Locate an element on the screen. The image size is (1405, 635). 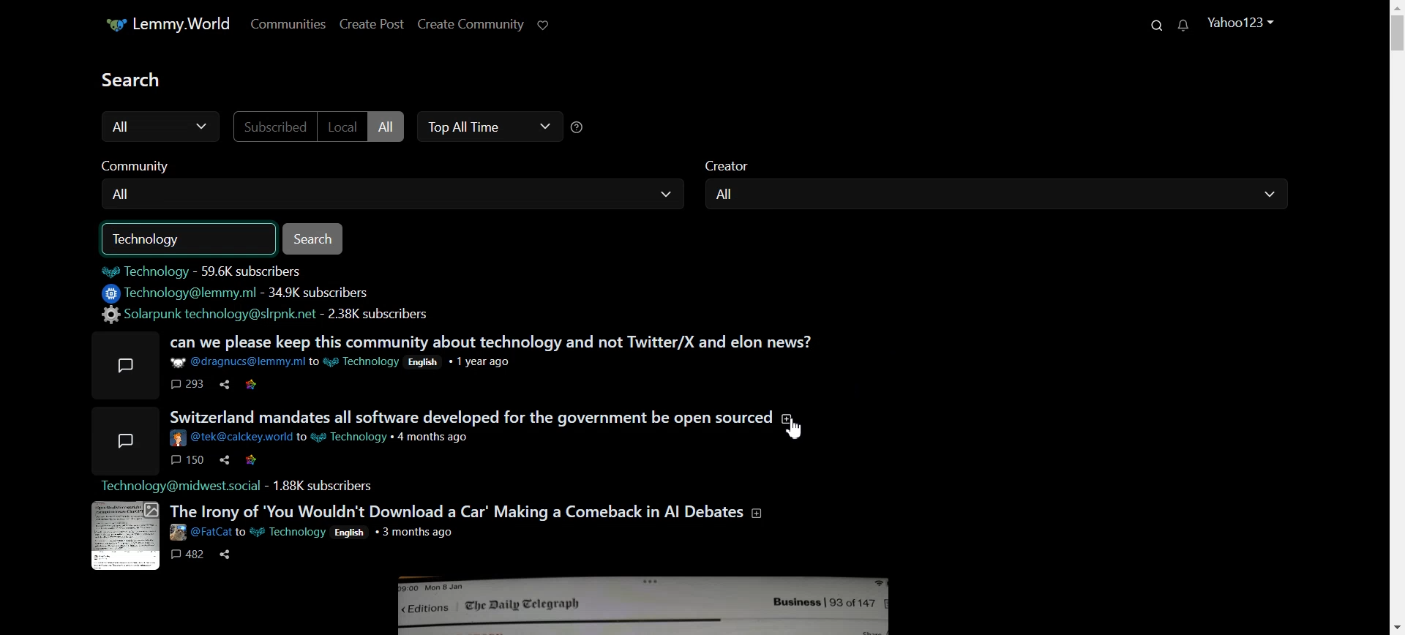
Support Limmy is located at coordinates (551, 26).